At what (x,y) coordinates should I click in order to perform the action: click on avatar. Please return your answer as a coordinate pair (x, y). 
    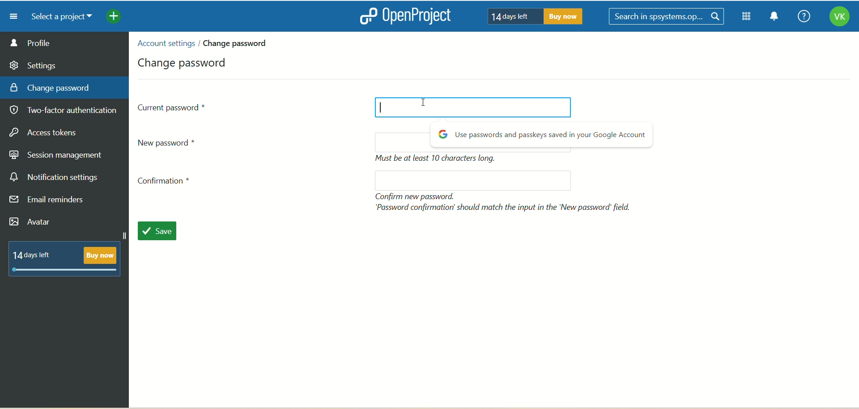
    Looking at the image, I should click on (32, 223).